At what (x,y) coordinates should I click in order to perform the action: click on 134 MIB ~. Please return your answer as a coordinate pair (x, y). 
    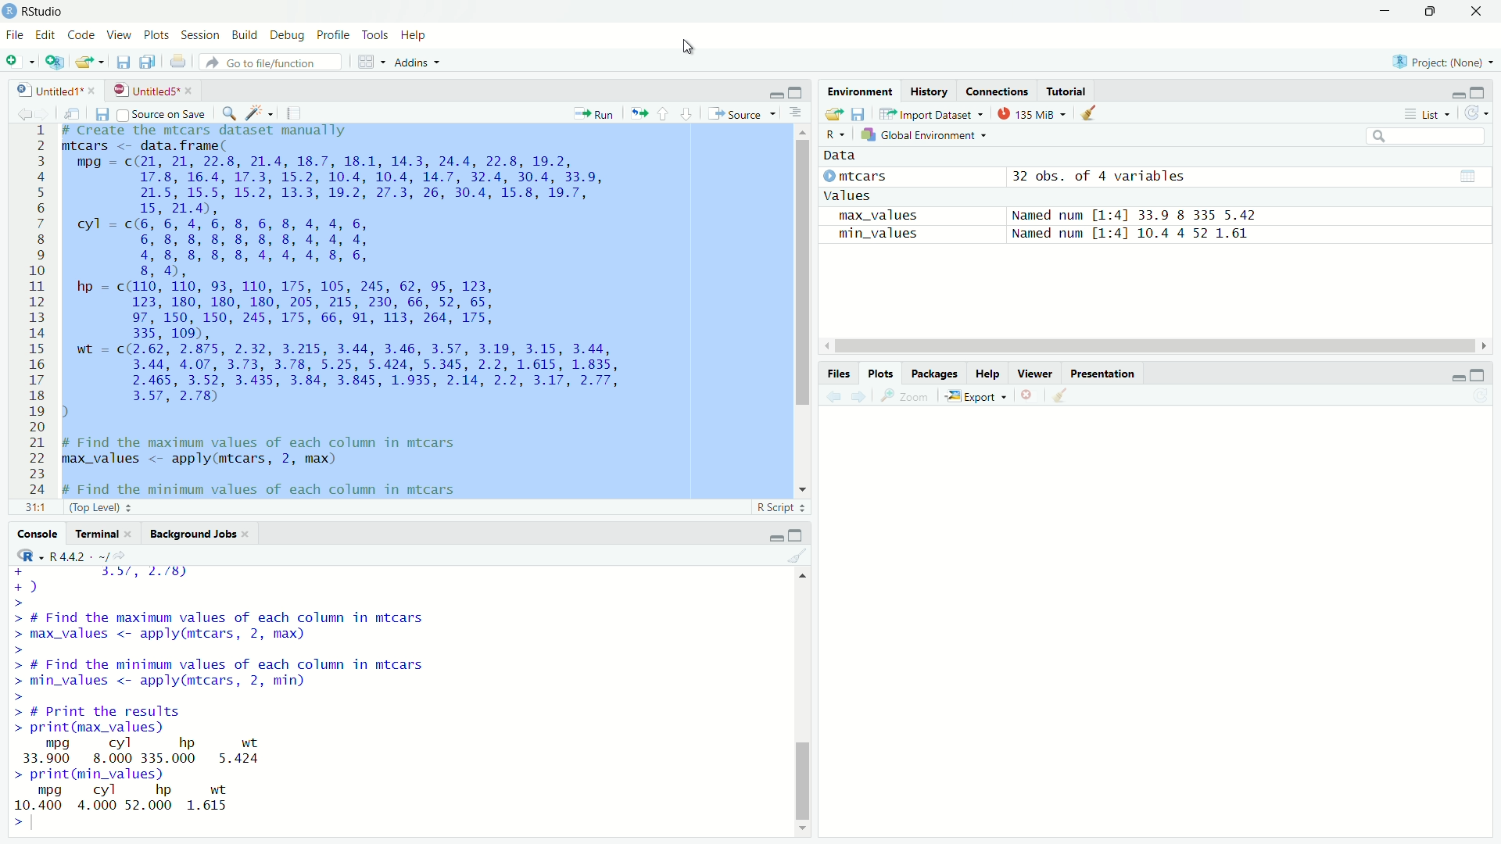
    Looking at the image, I should click on (1030, 115).